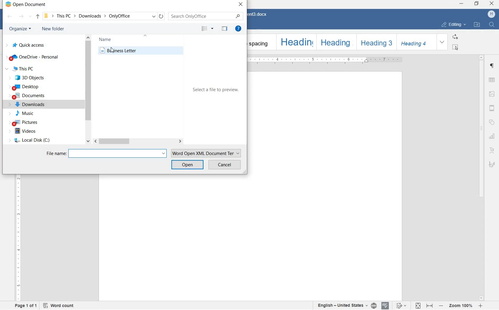 This screenshot has width=499, height=310. What do you see at coordinates (461, 305) in the screenshot?
I see `zoom in or out` at bounding box center [461, 305].